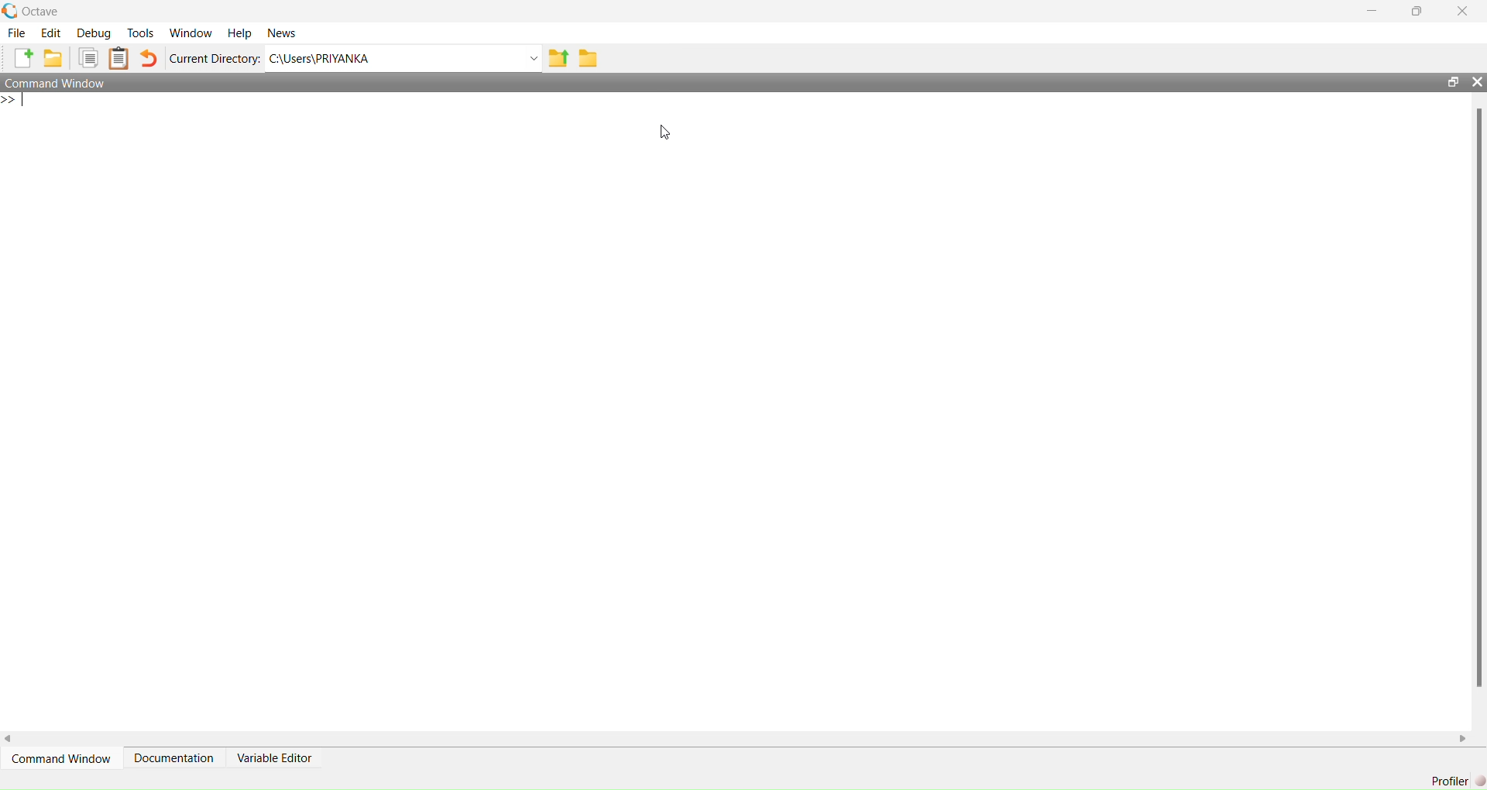 This screenshot has width=1487, height=790. I want to click on minimise, so click(1373, 11).